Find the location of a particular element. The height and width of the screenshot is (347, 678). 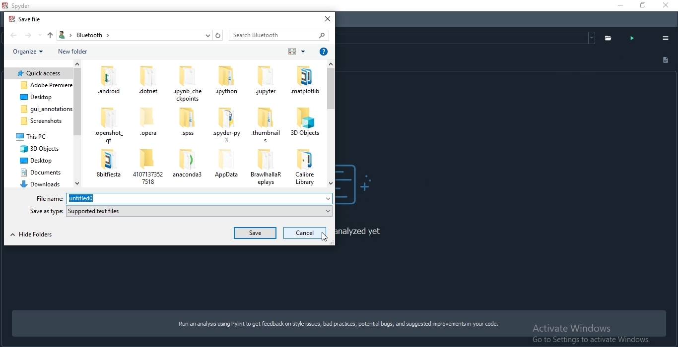

analyse is located at coordinates (635, 39).